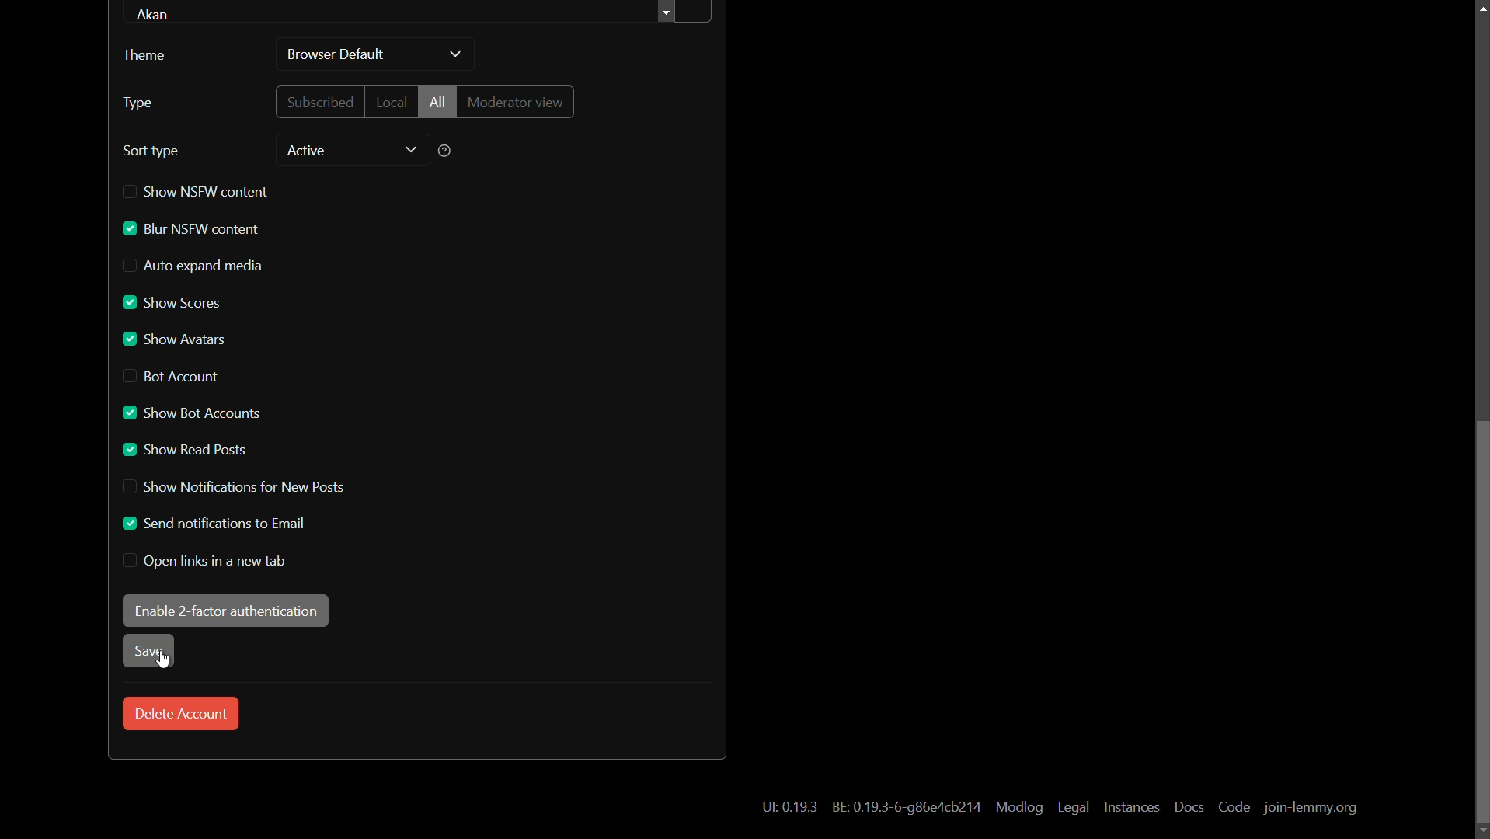 The image size is (1490, 839). I want to click on show read posts, so click(184, 451).